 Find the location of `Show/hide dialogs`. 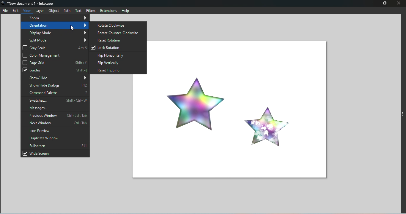

Show/hide dialogs is located at coordinates (56, 85).